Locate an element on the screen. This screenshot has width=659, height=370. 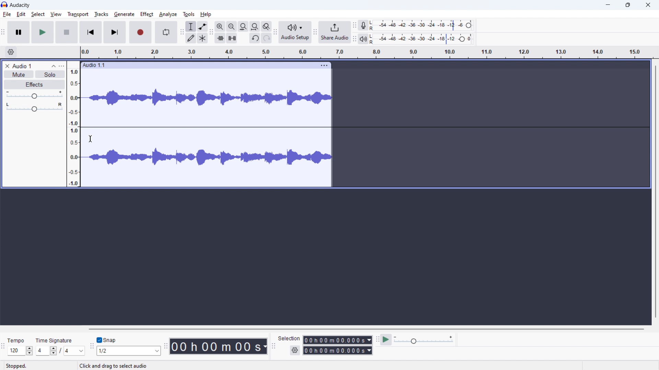
increase tempo is located at coordinates (30, 348).